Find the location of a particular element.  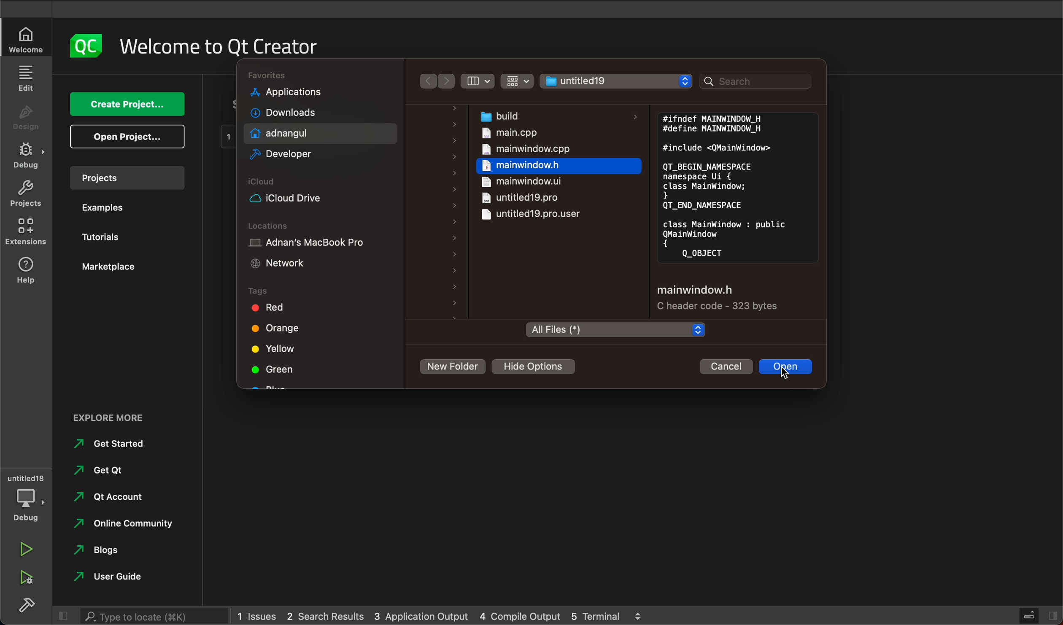

get started is located at coordinates (120, 444).